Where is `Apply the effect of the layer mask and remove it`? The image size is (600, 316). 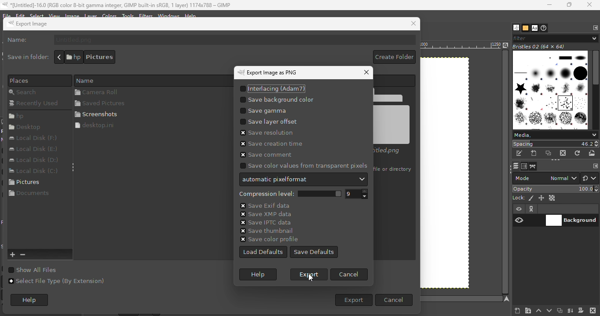
Apply the effect of the layer mask and remove it is located at coordinates (581, 311).